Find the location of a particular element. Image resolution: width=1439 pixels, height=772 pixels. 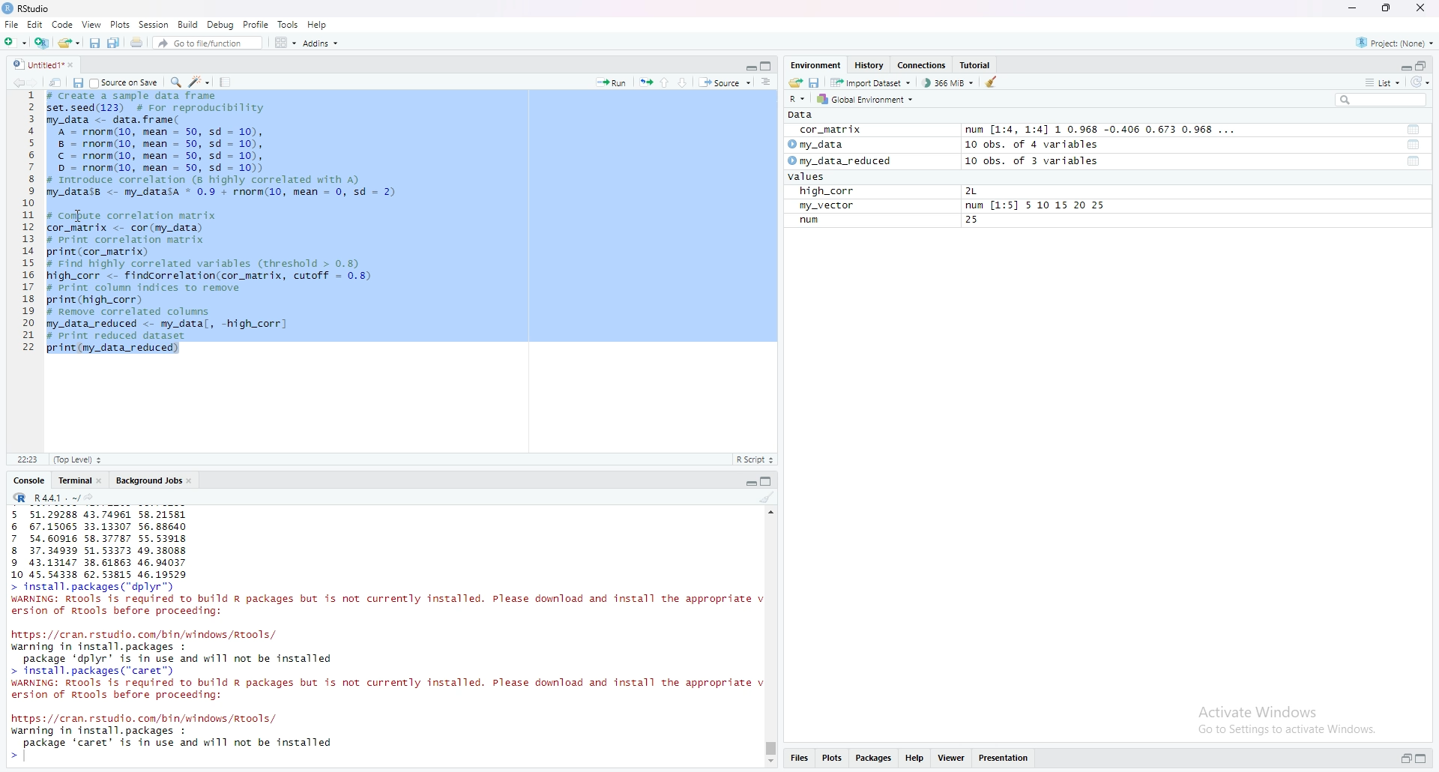

Help is located at coordinates (914, 759).